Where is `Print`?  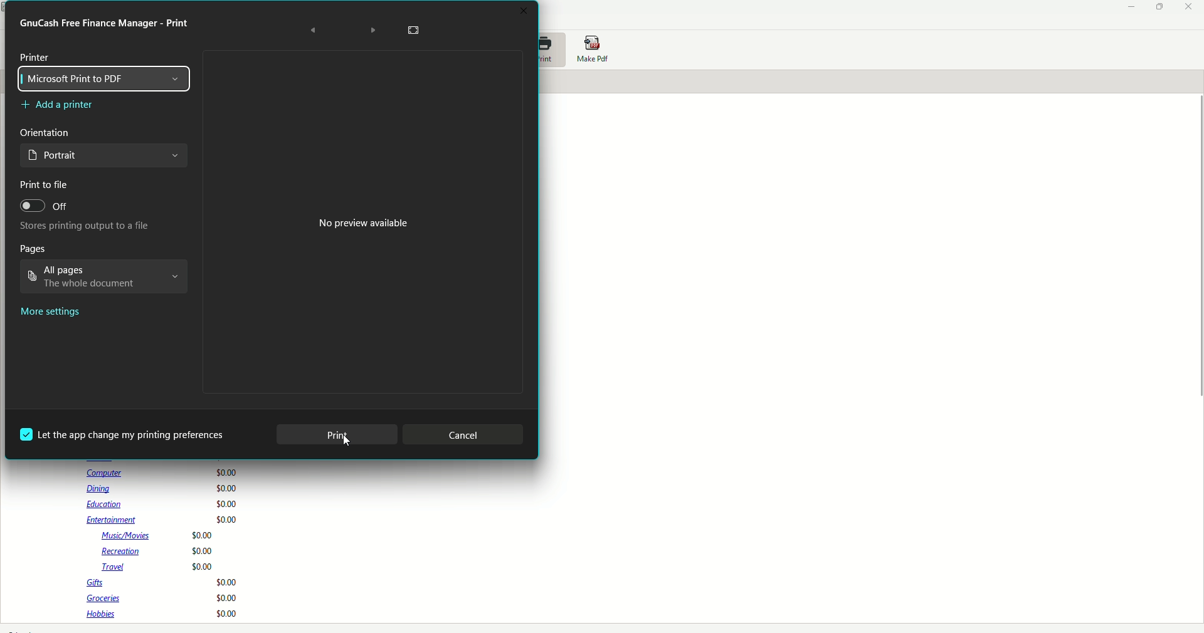 Print is located at coordinates (106, 23).